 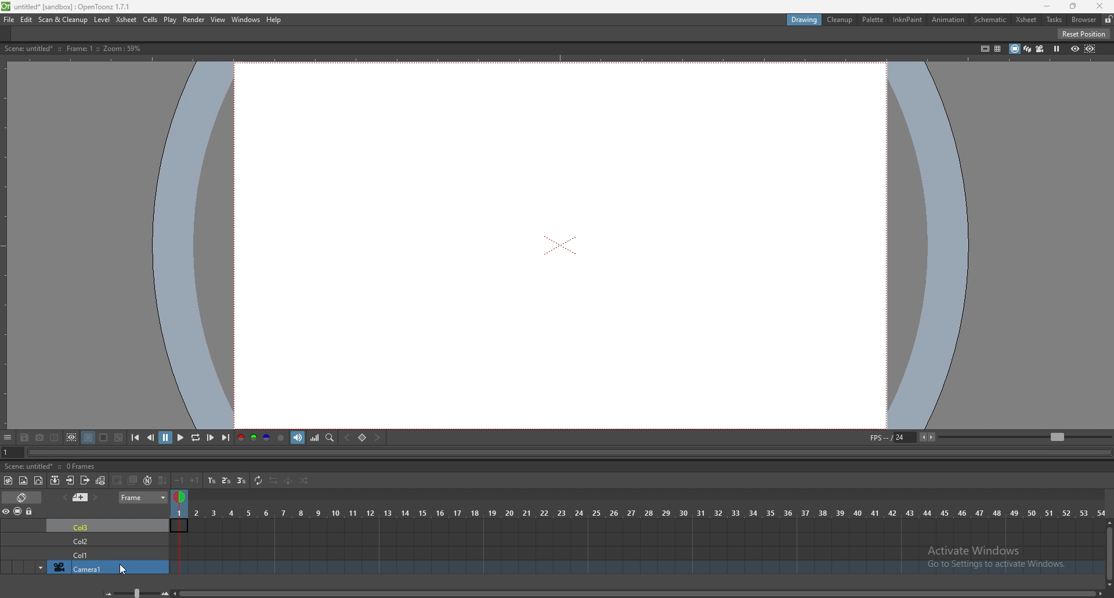 I want to click on fill in empty cells, so click(x=162, y=481).